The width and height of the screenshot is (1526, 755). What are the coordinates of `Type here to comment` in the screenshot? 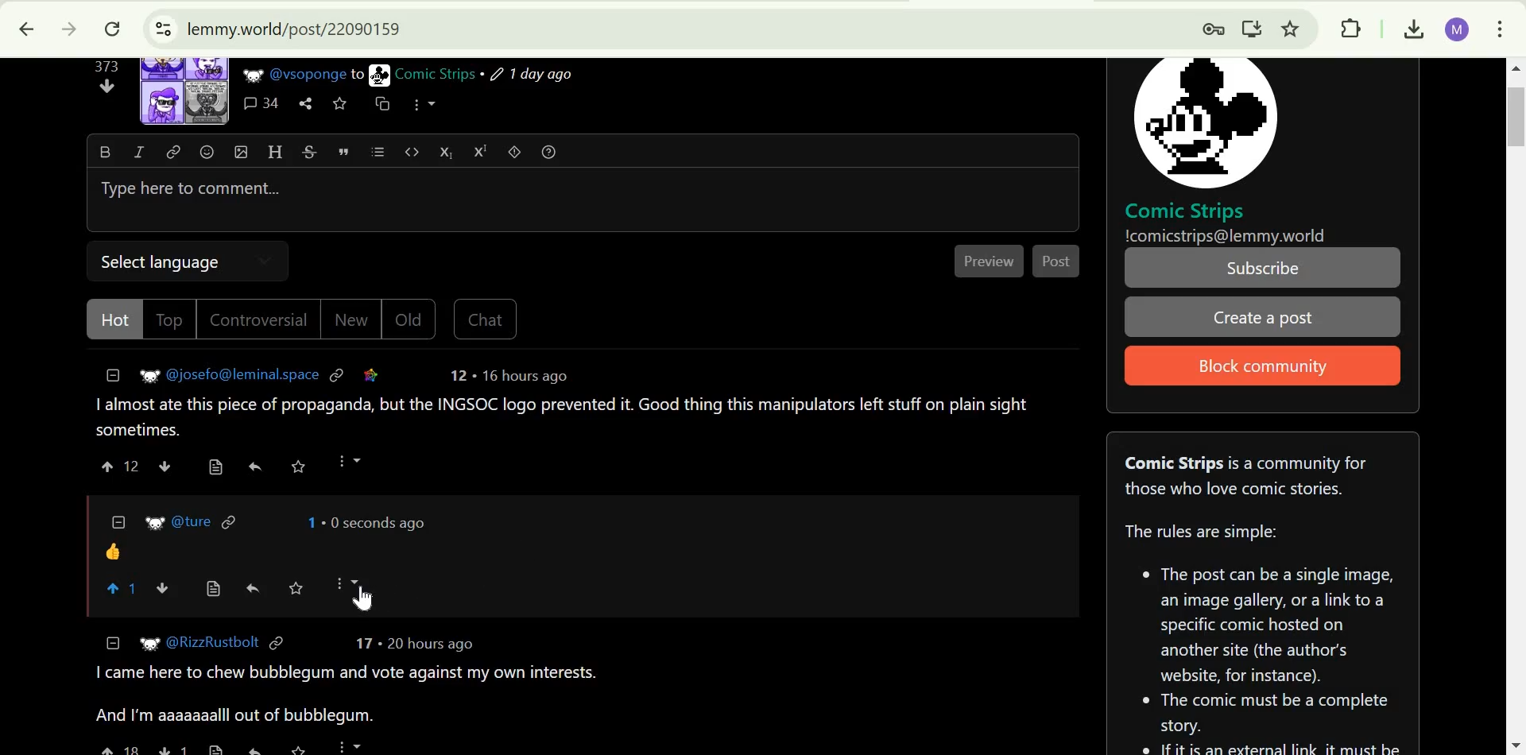 It's located at (580, 201).